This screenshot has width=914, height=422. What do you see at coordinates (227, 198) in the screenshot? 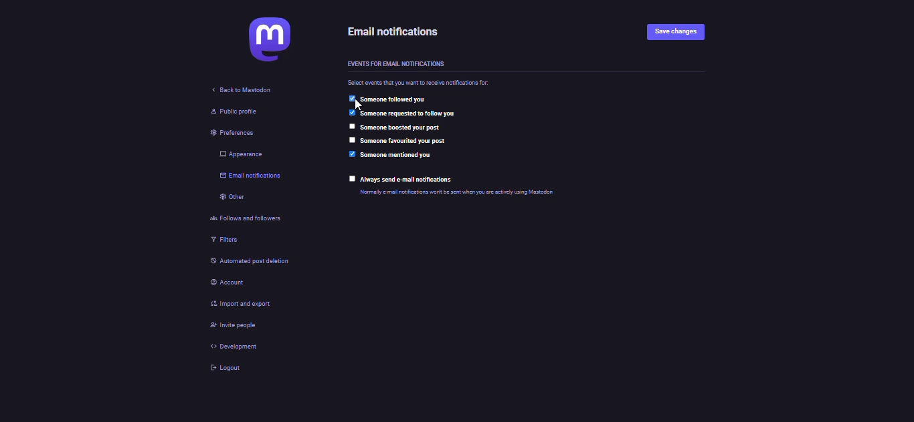
I see `other` at bounding box center [227, 198].